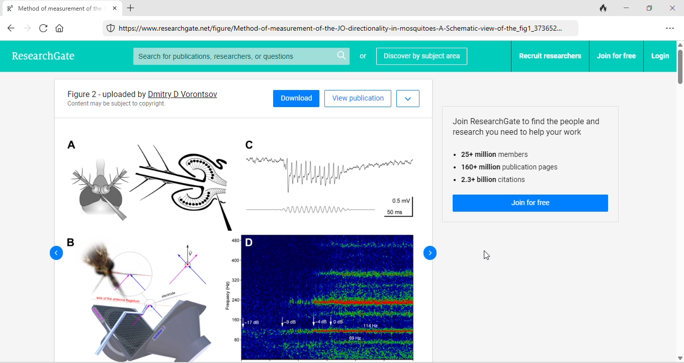 The width and height of the screenshot is (684, 363). I want to click on join for free, so click(616, 56).